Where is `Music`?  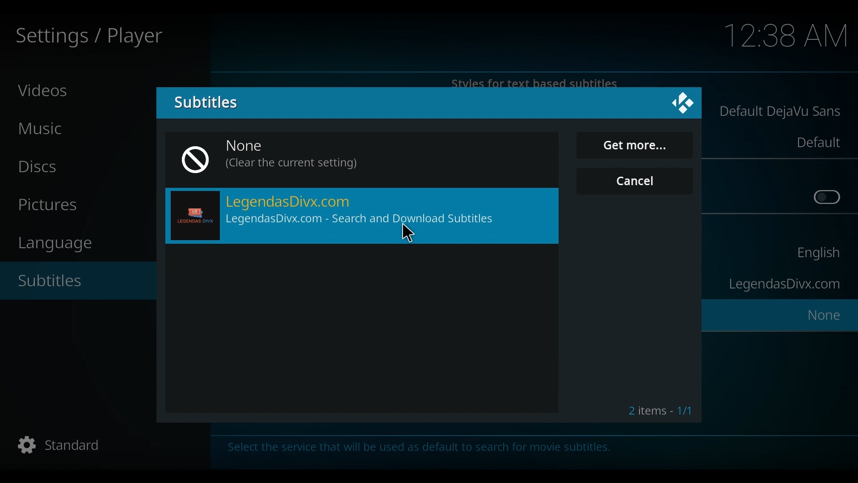 Music is located at coordinates (45, 129).